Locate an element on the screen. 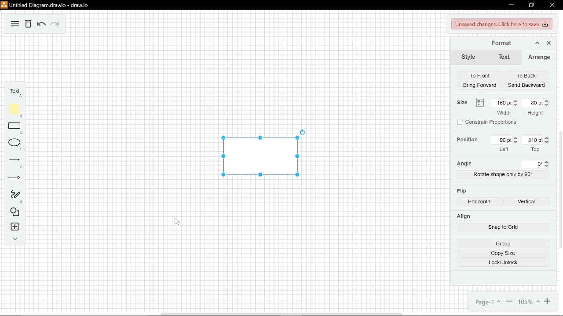 The width and height of the screenshot is (563, 316). increase top position is located at coordinates (547, 138).